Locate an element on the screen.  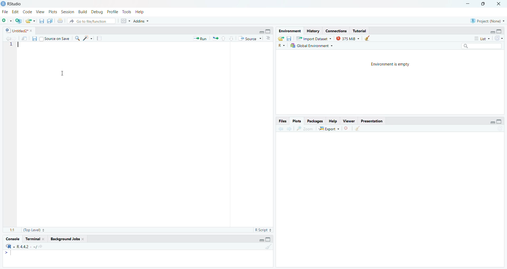
Edit is located at coordinates (15, 12).